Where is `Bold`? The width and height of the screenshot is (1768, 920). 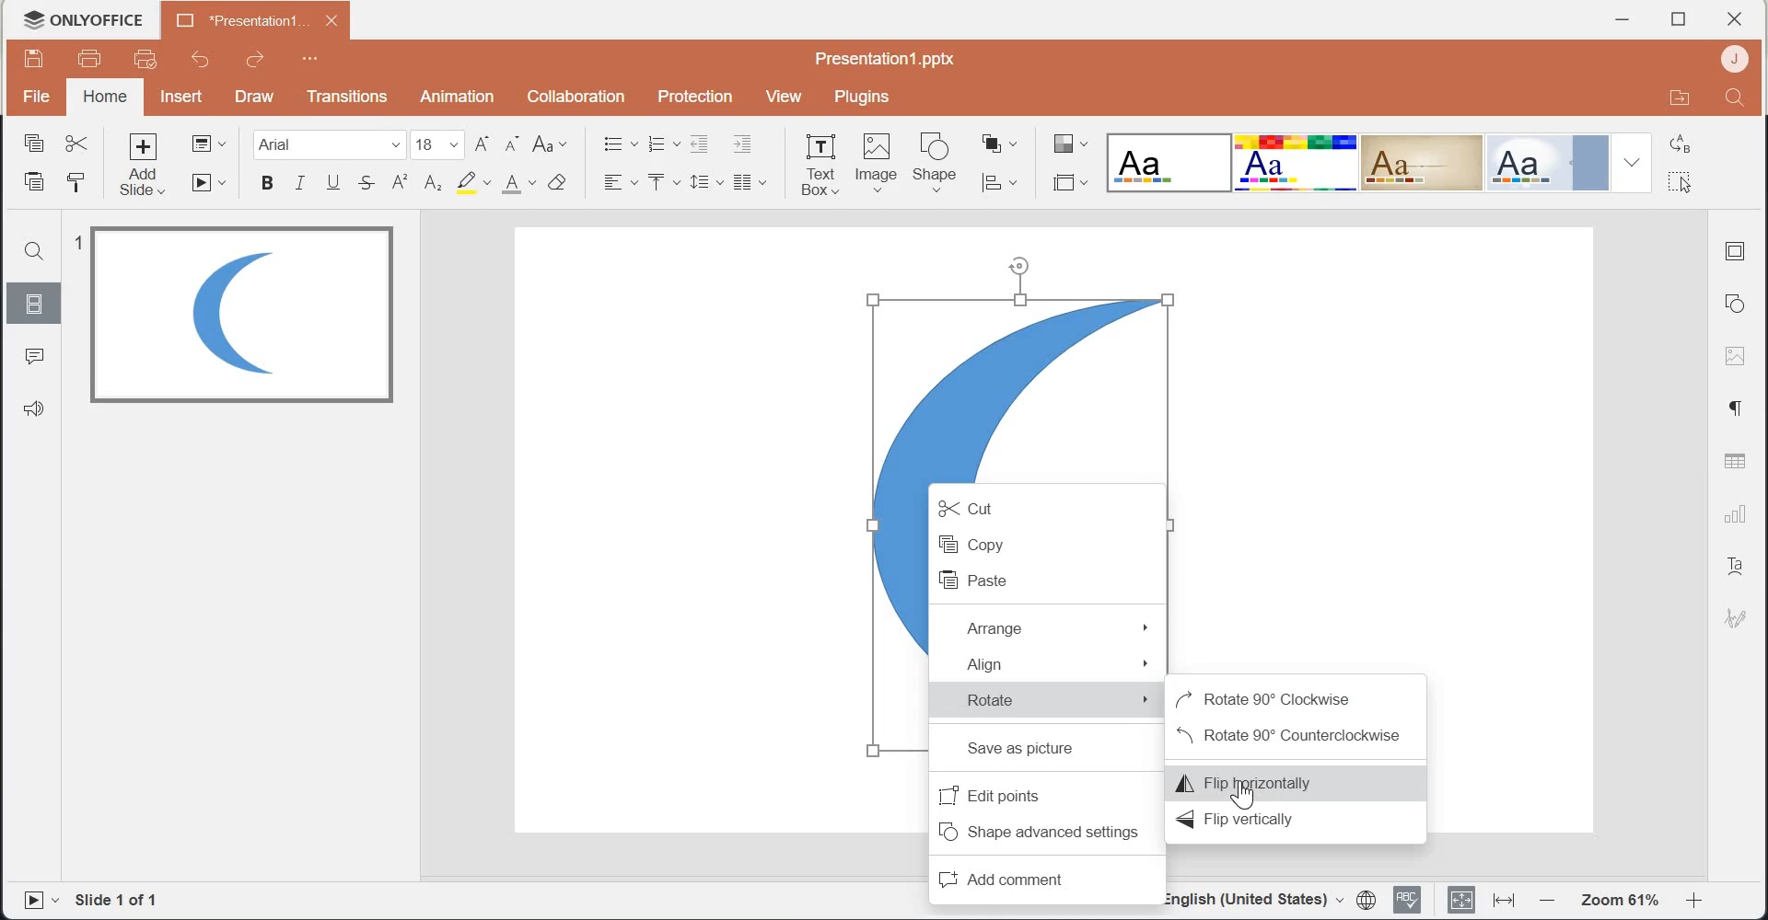
Bold is located at coordinates (268, 183).